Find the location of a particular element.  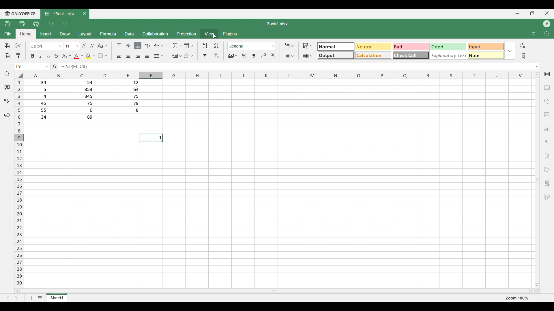

Horizontal slide bar is located at coordinates (278, 291).